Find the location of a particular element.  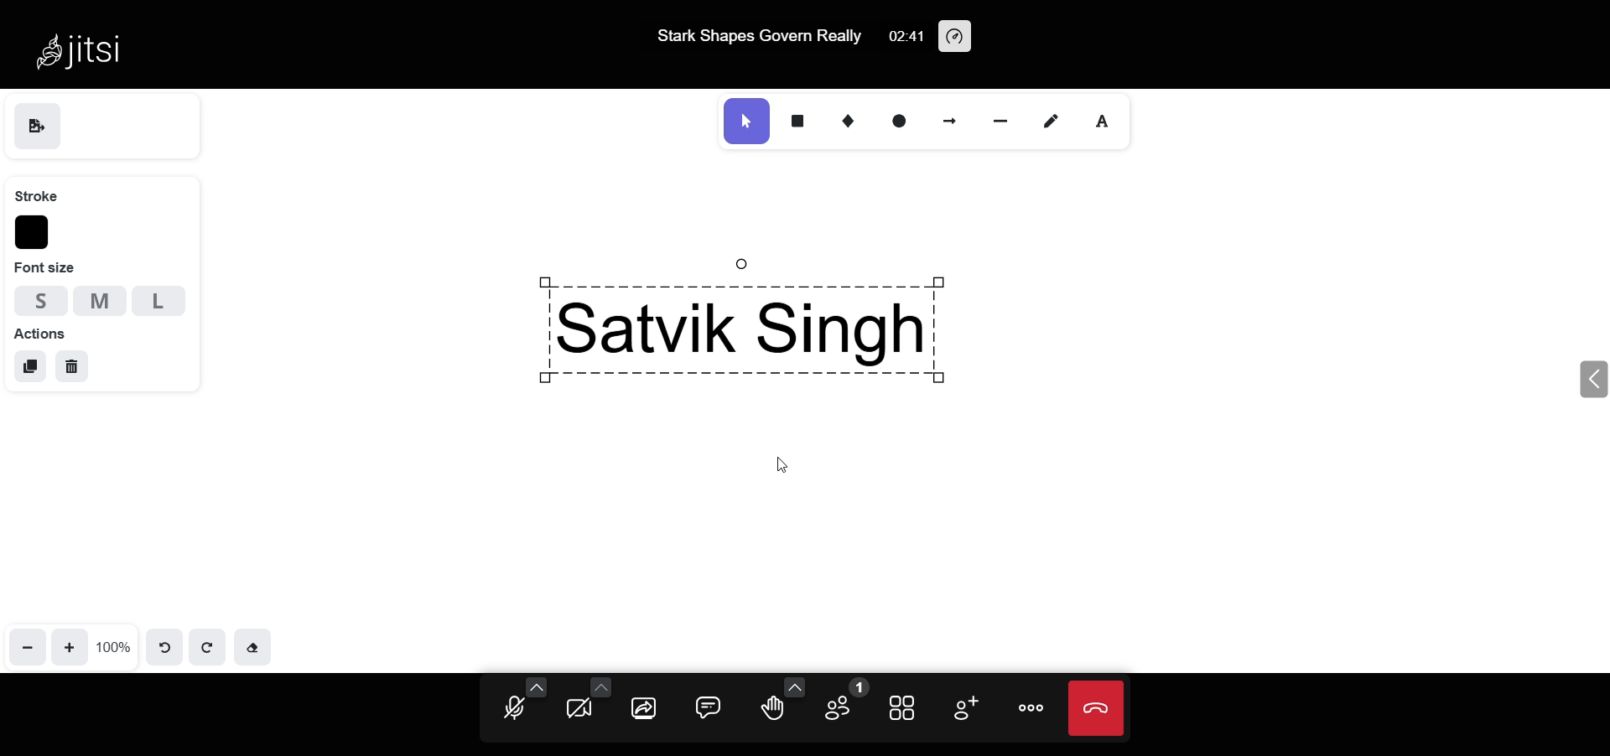

medium is located at coordinates (100, 300).